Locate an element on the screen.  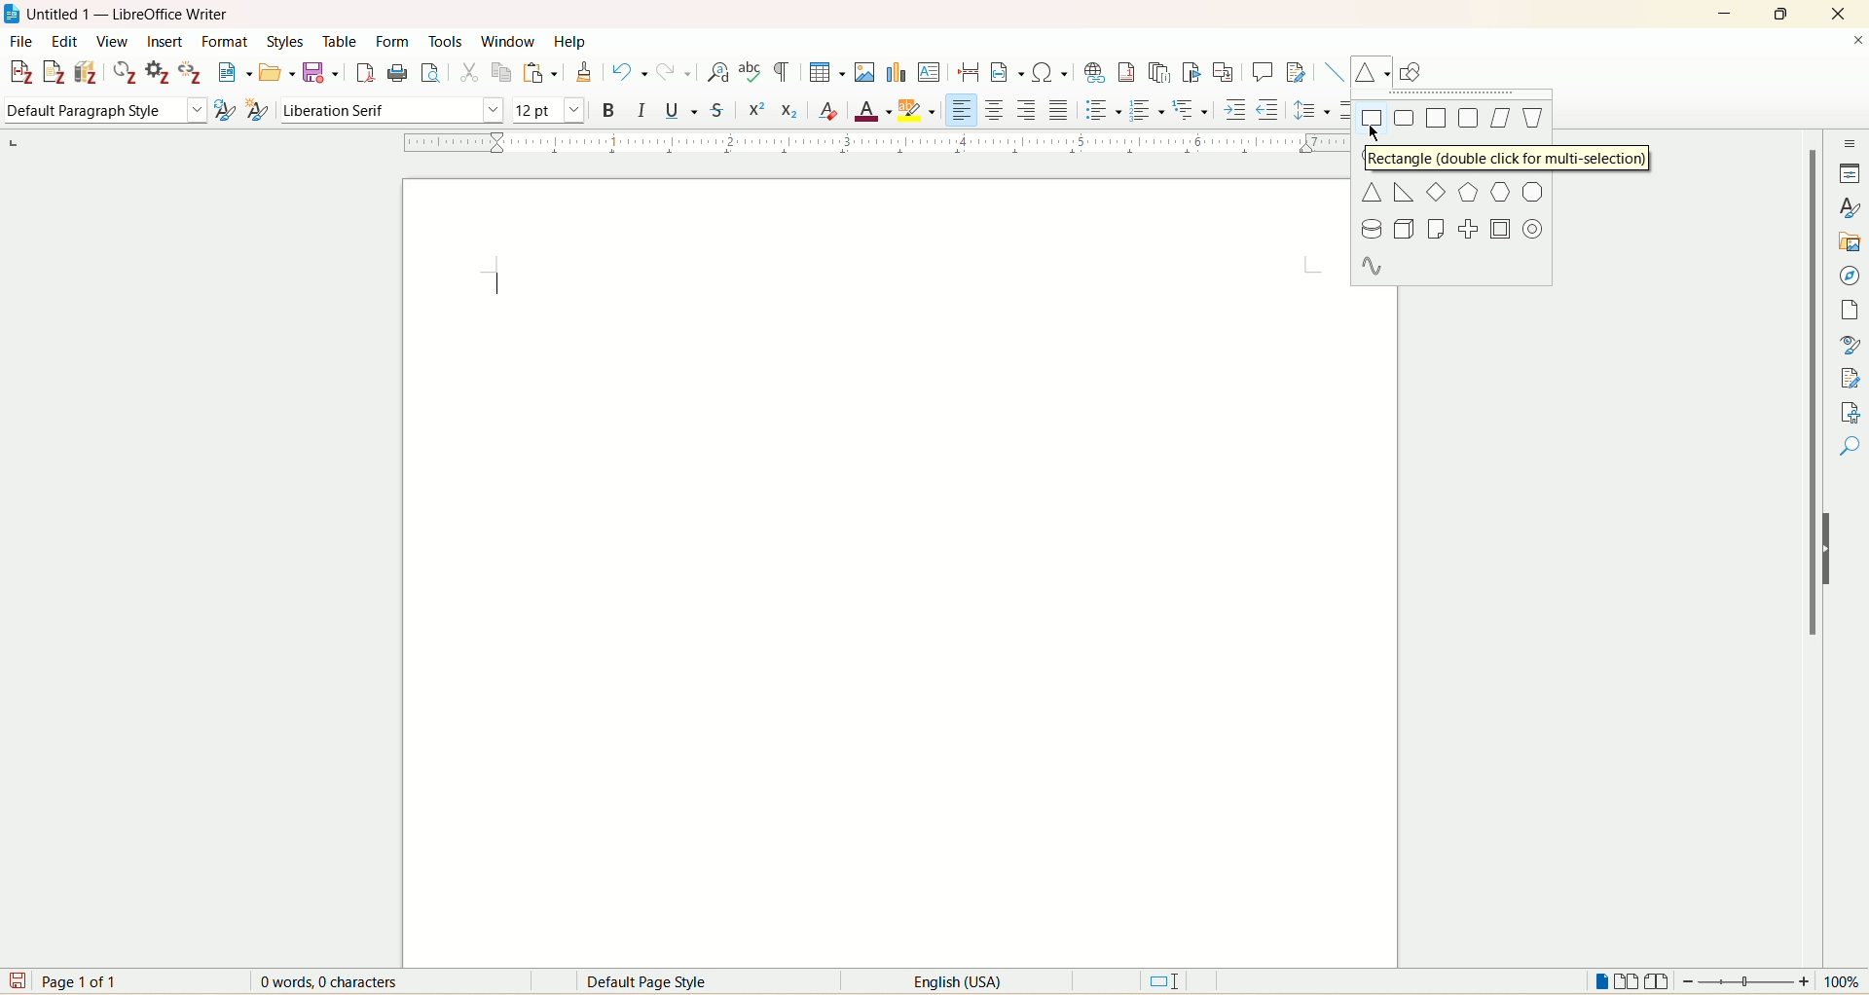
justified is located at coordinates (1060, 110).